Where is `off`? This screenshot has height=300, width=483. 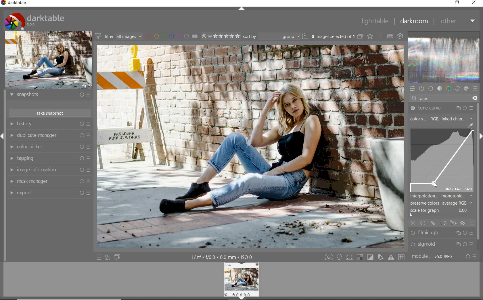 off is located at coordinates (413, 223).